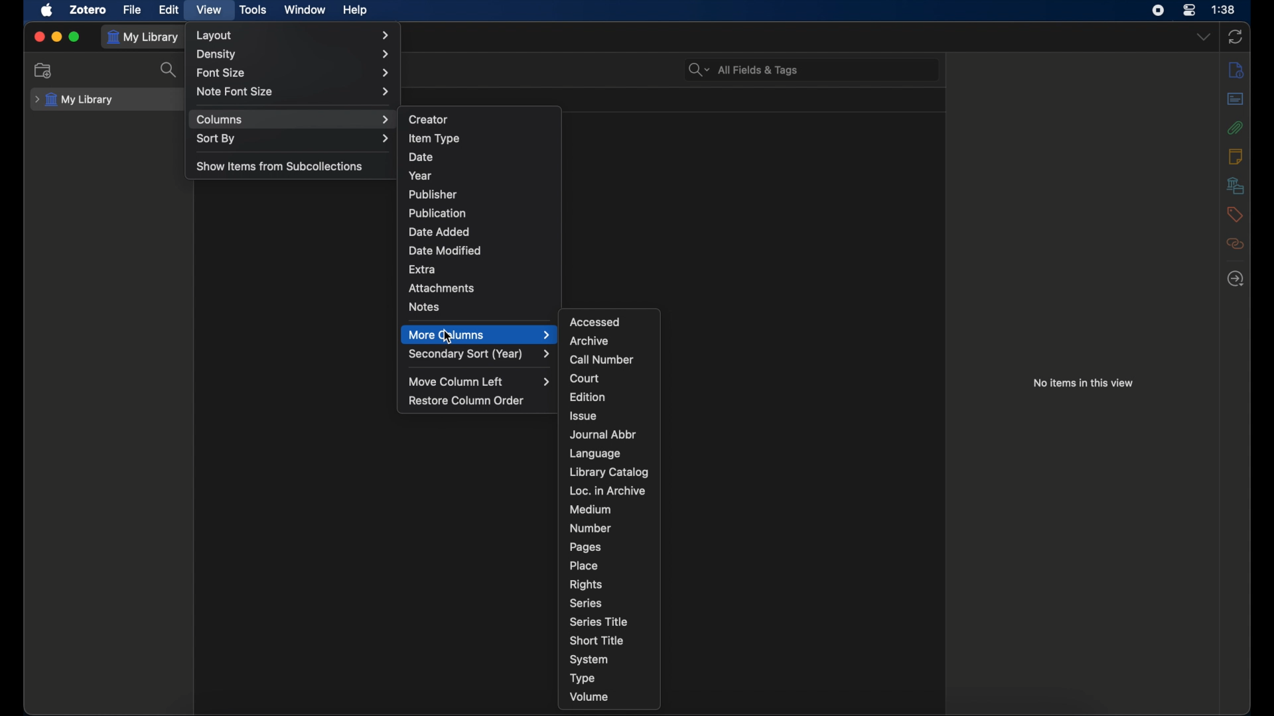 The height and width of the screenshot is (716, 1274). I want to click on new collections, so click(44, 71).